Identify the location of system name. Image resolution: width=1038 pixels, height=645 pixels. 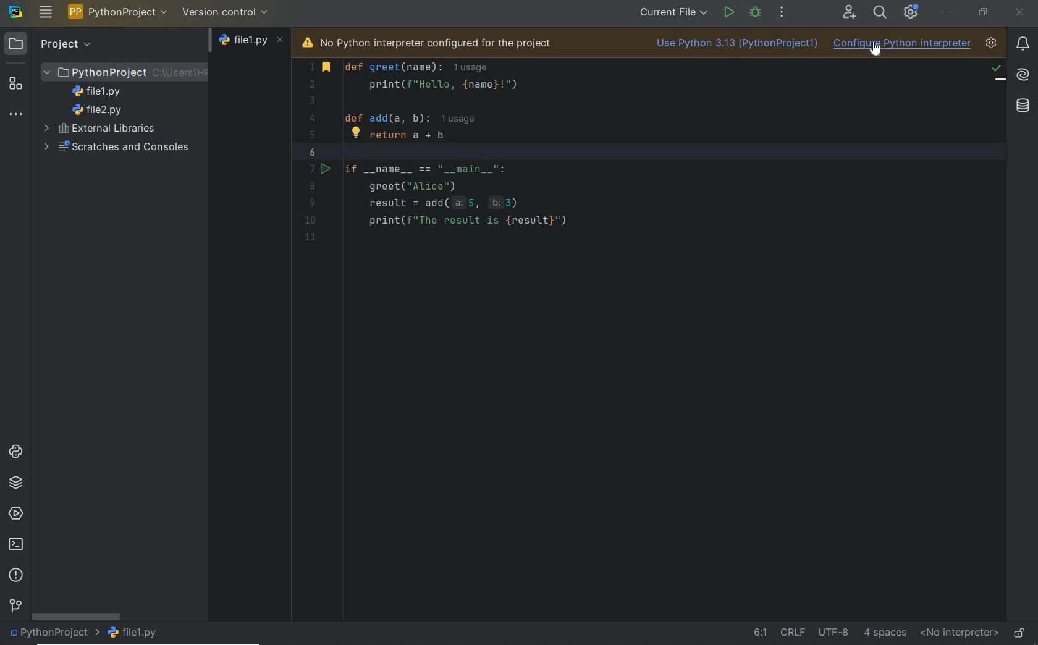
(15, 12).